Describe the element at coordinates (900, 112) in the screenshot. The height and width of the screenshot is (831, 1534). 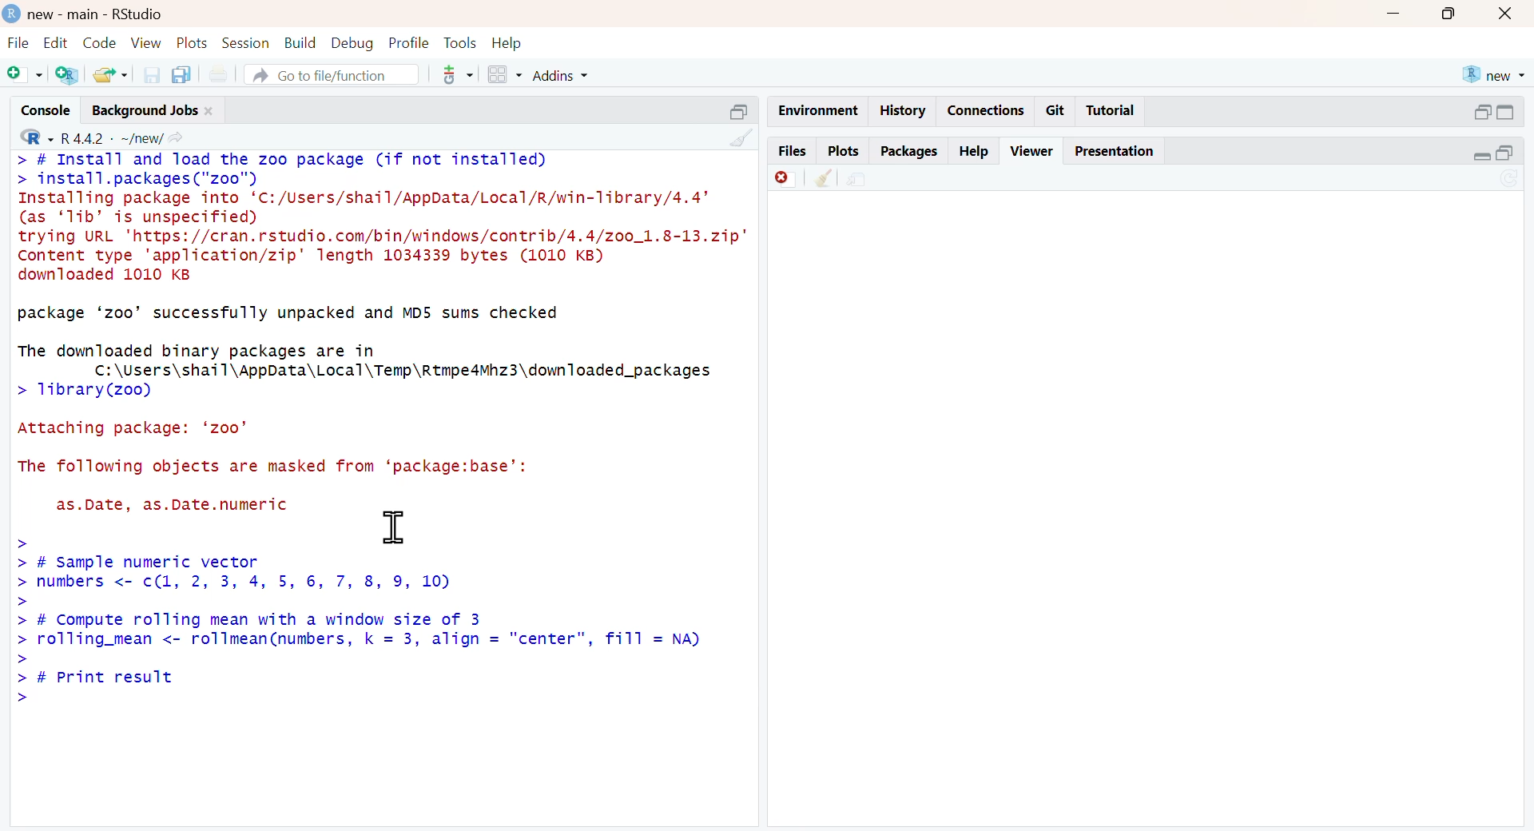
I see `history` at that location.